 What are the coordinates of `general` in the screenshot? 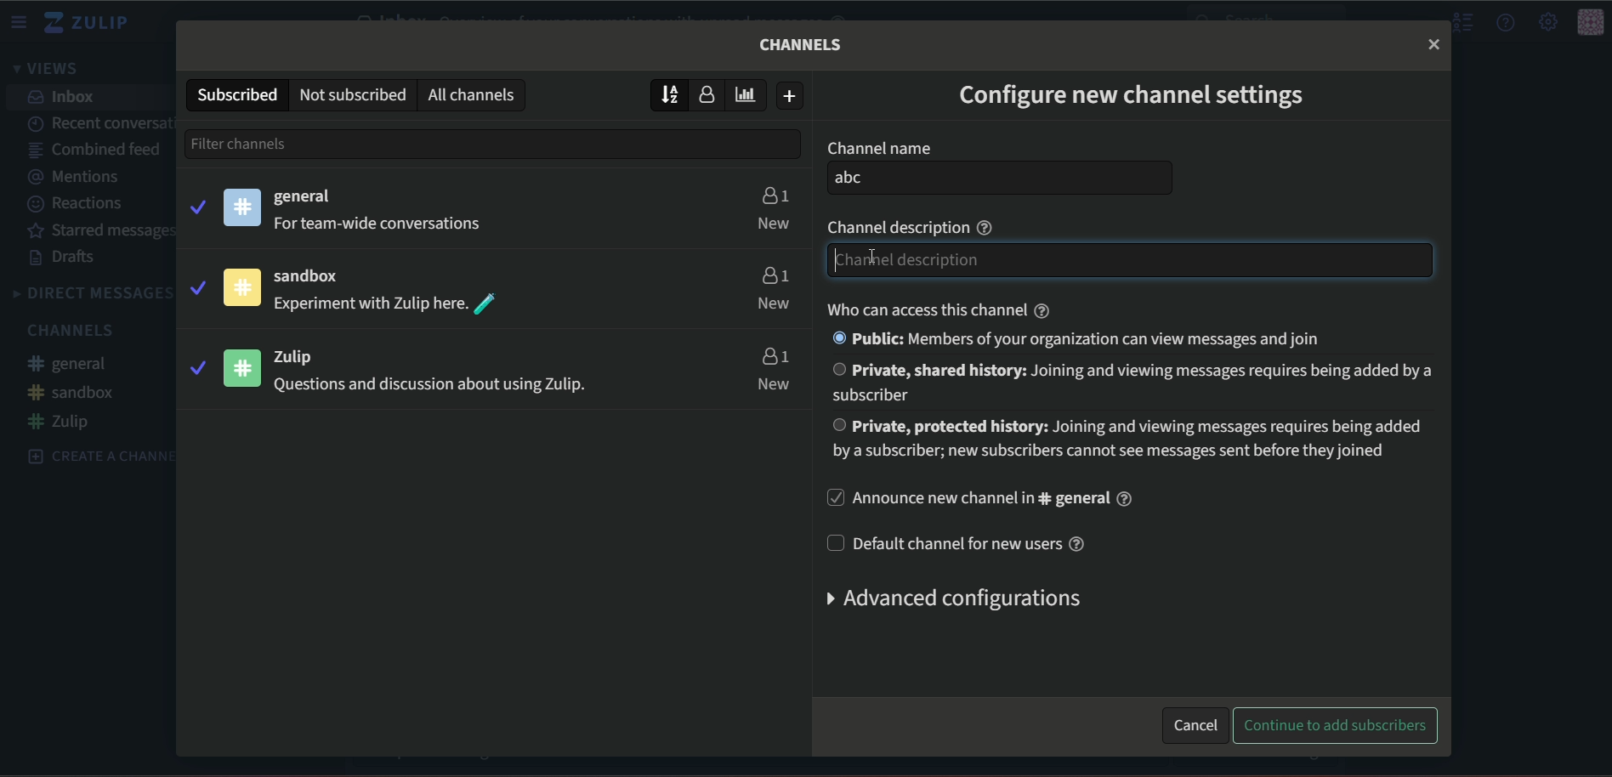 It's located at (307, 197).